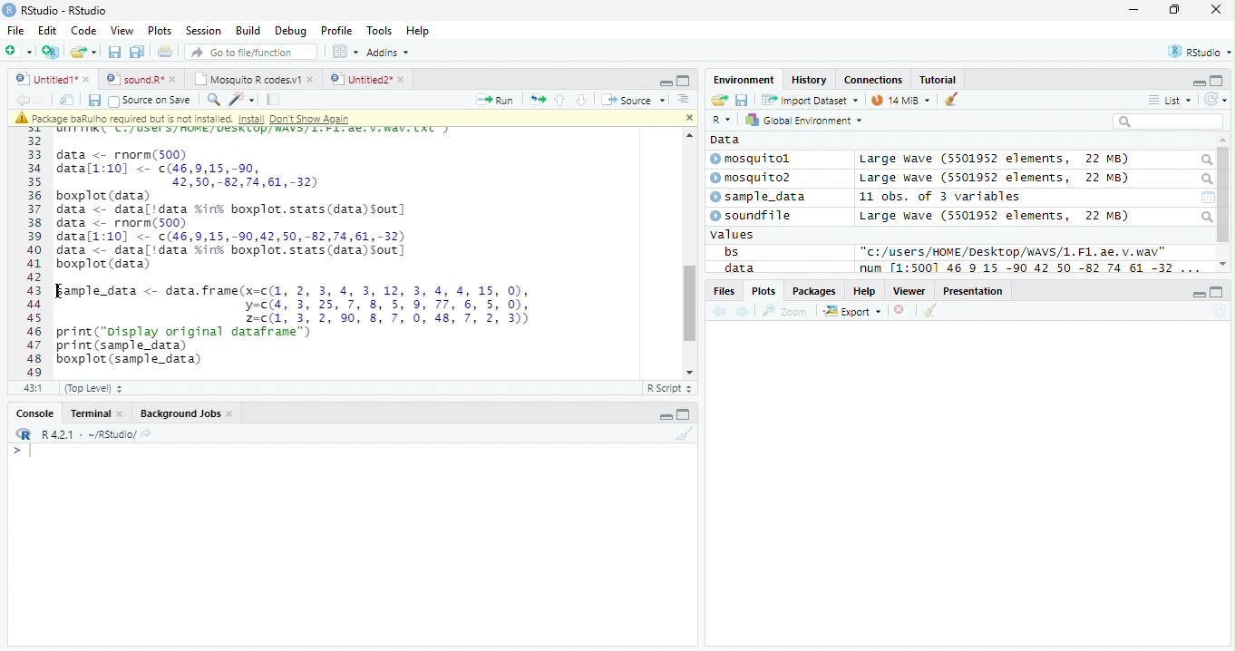  Describe the element at coordinates (686, 372) in the screenshot. I see `scroll down` at that location.